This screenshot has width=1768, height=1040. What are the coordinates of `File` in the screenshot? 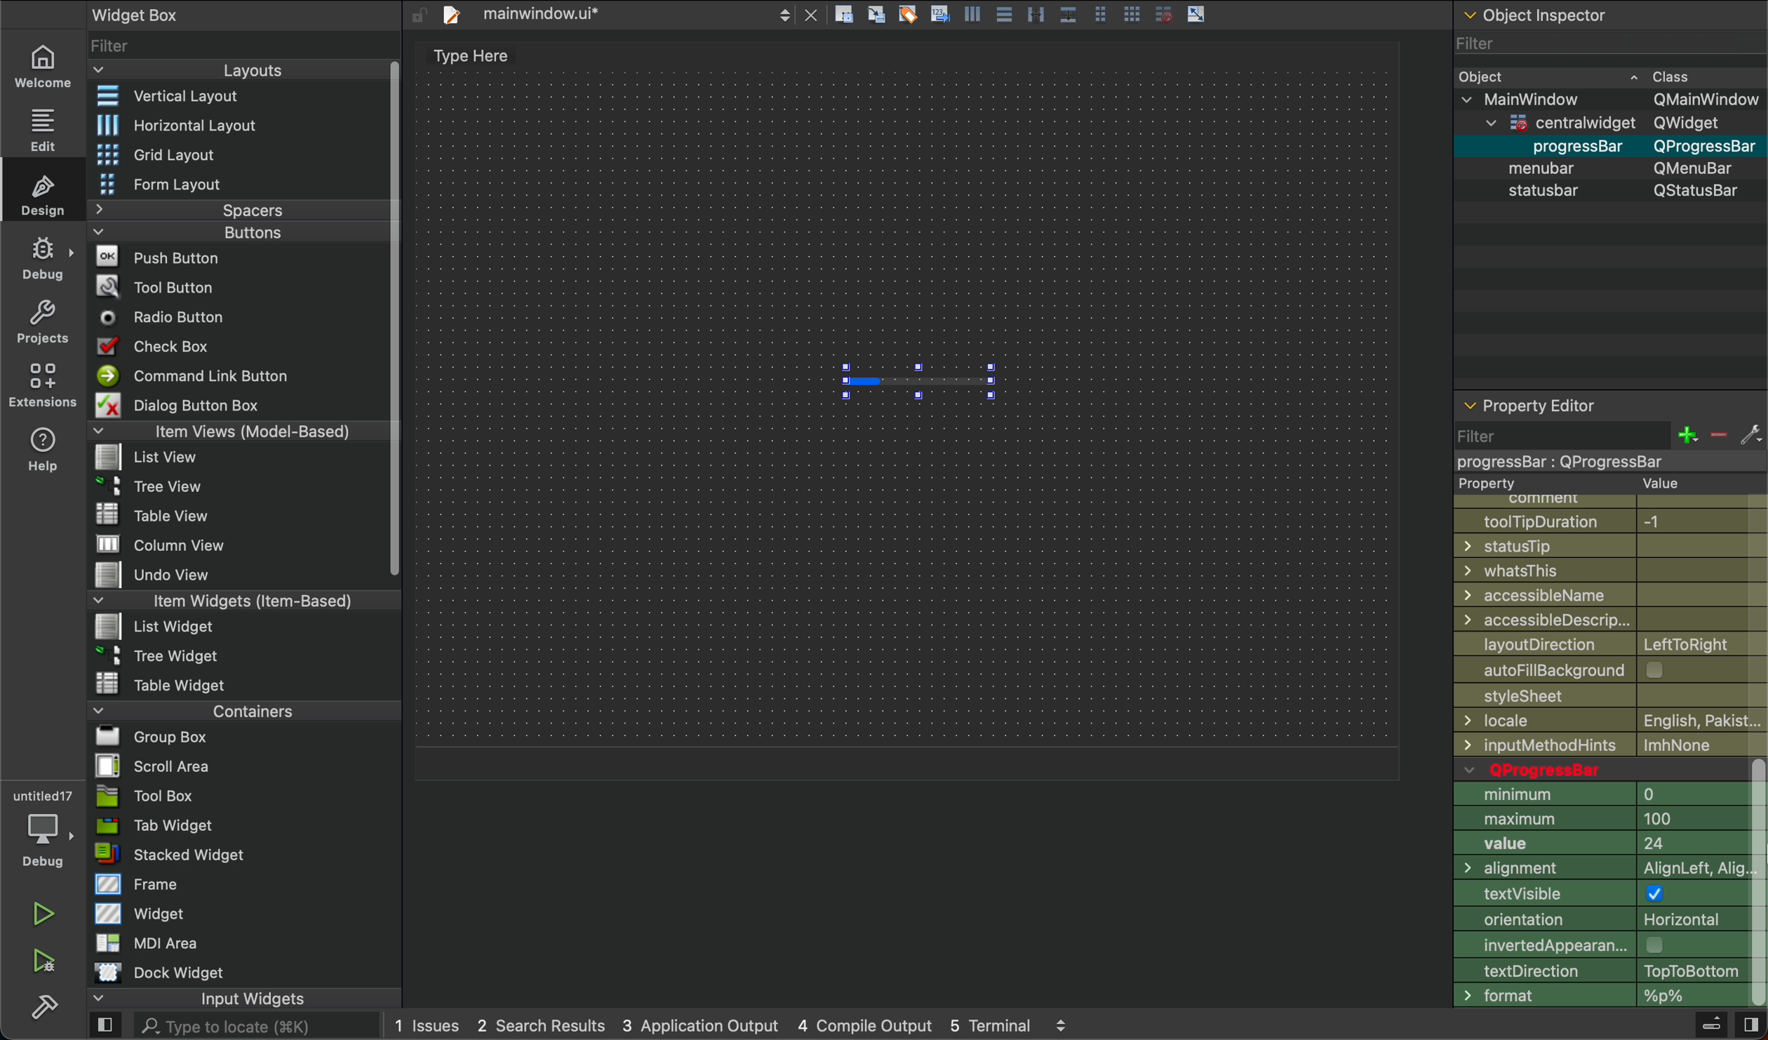 It's located at (150, 484).